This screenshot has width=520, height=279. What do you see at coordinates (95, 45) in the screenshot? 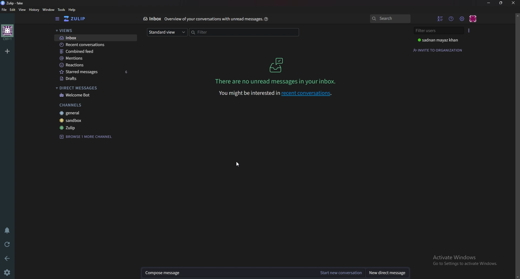
I see `Recent conversations` at bounding box center [95, 45].